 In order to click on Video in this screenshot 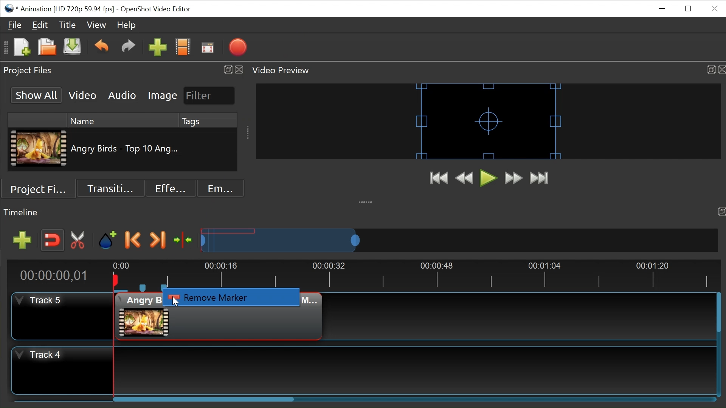, I will do `click(81, 96)`.